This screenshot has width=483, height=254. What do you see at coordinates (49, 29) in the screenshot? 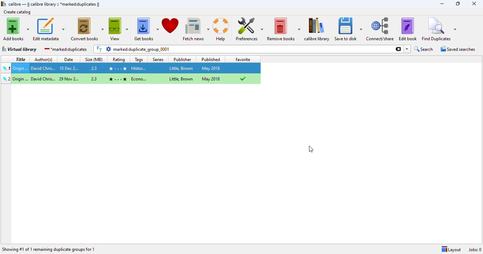
I see `edit metadata` at bounding box center [49, 29].